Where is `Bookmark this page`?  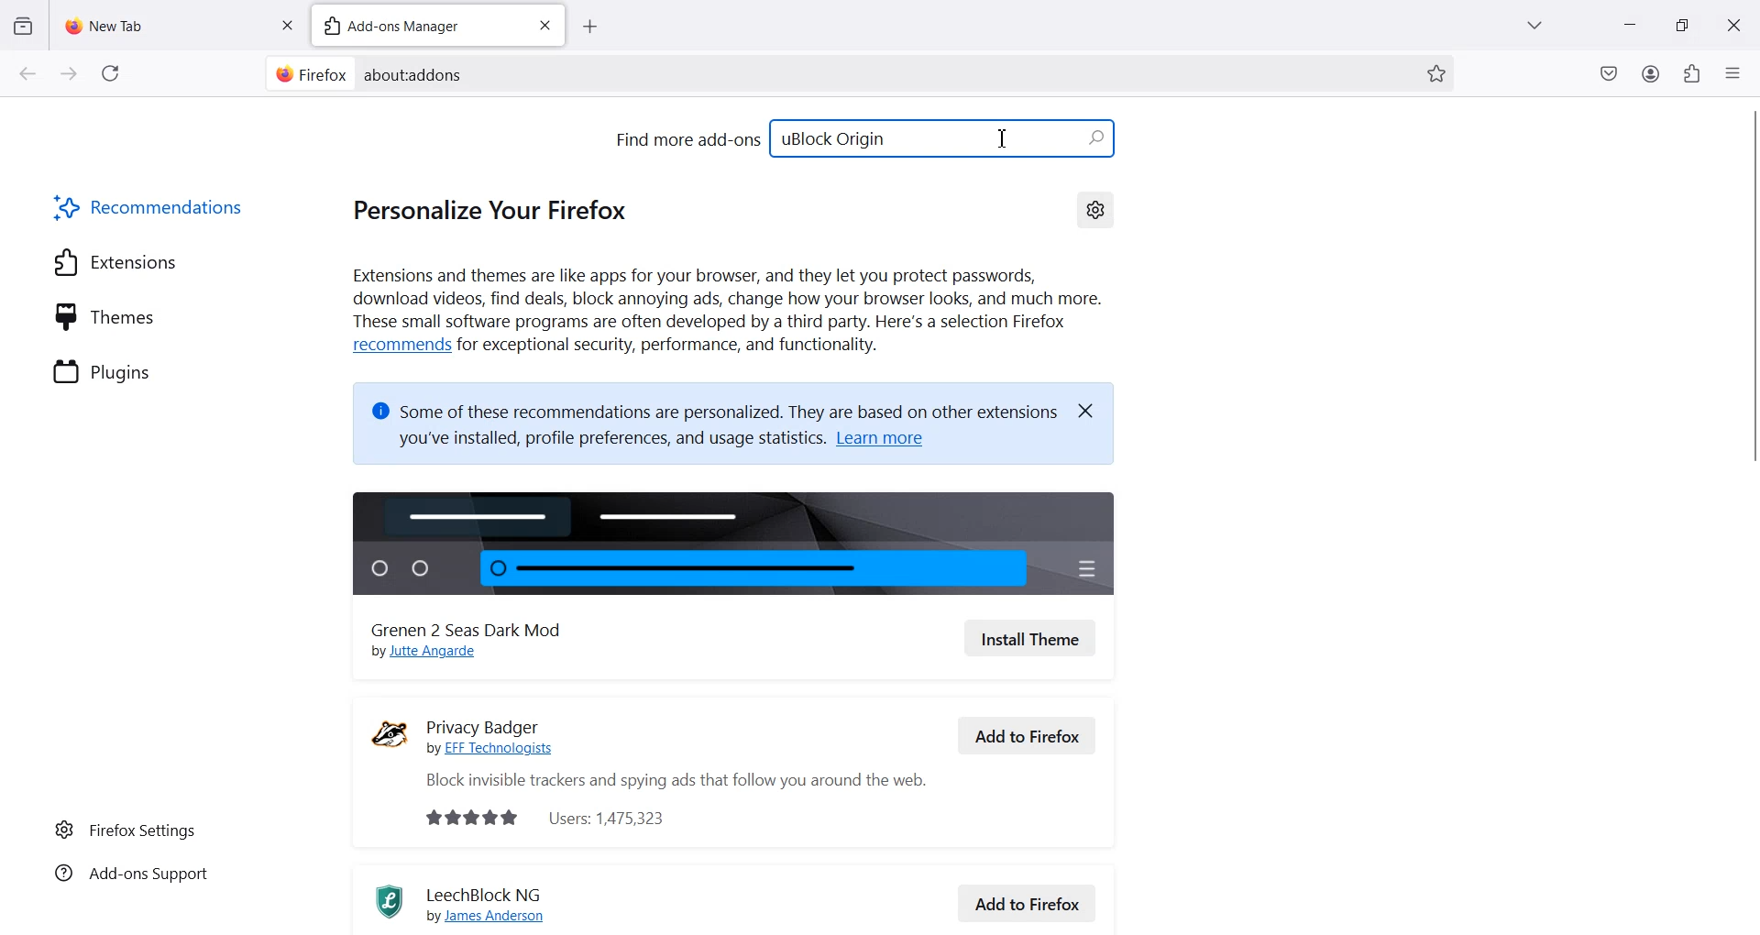
Bookmark this page is located at coordinates (1435, 73).